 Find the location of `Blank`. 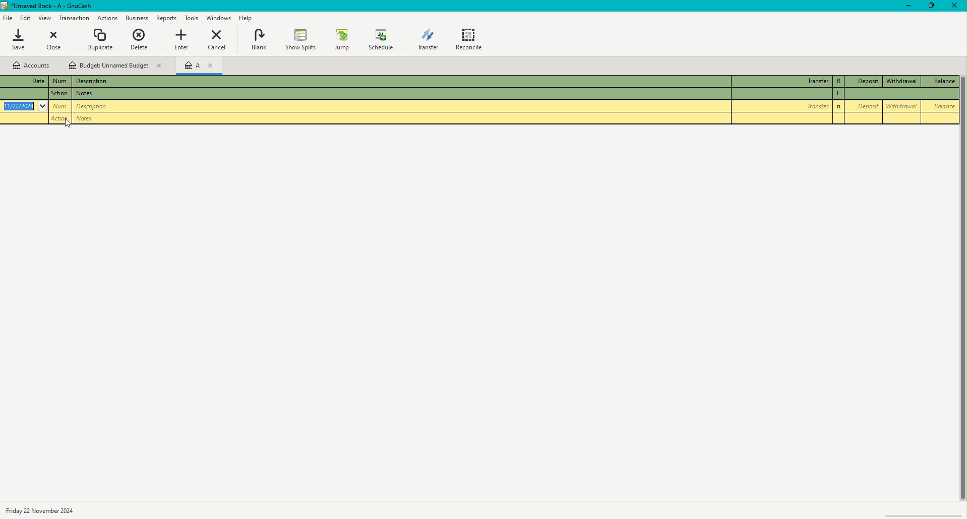

Blank is located at coordinates (259, 40).